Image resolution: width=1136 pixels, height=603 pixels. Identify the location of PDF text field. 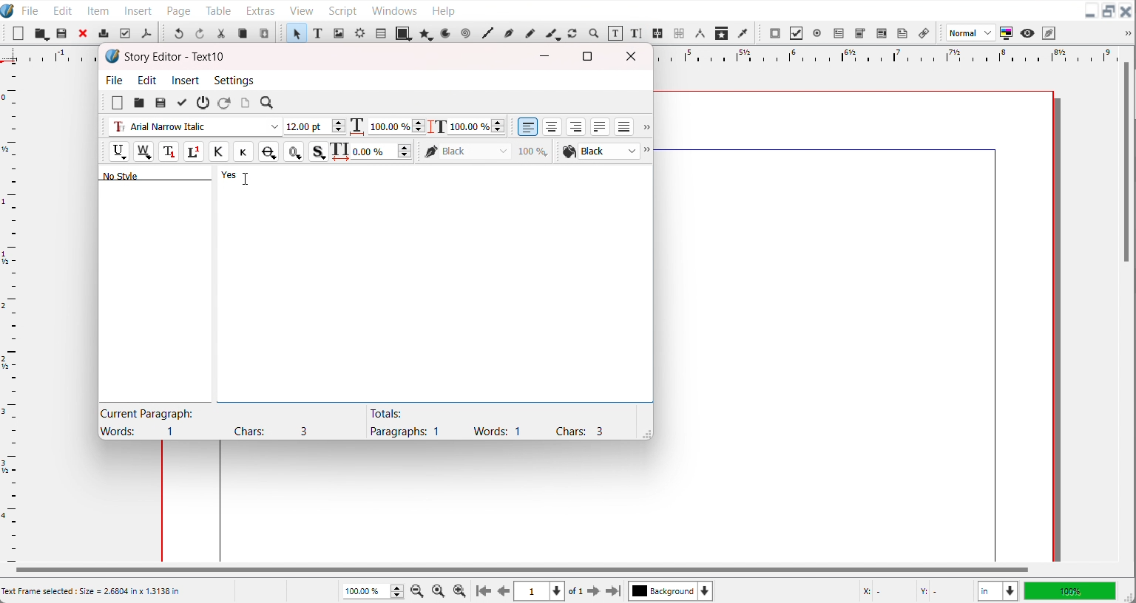
(838, 34).